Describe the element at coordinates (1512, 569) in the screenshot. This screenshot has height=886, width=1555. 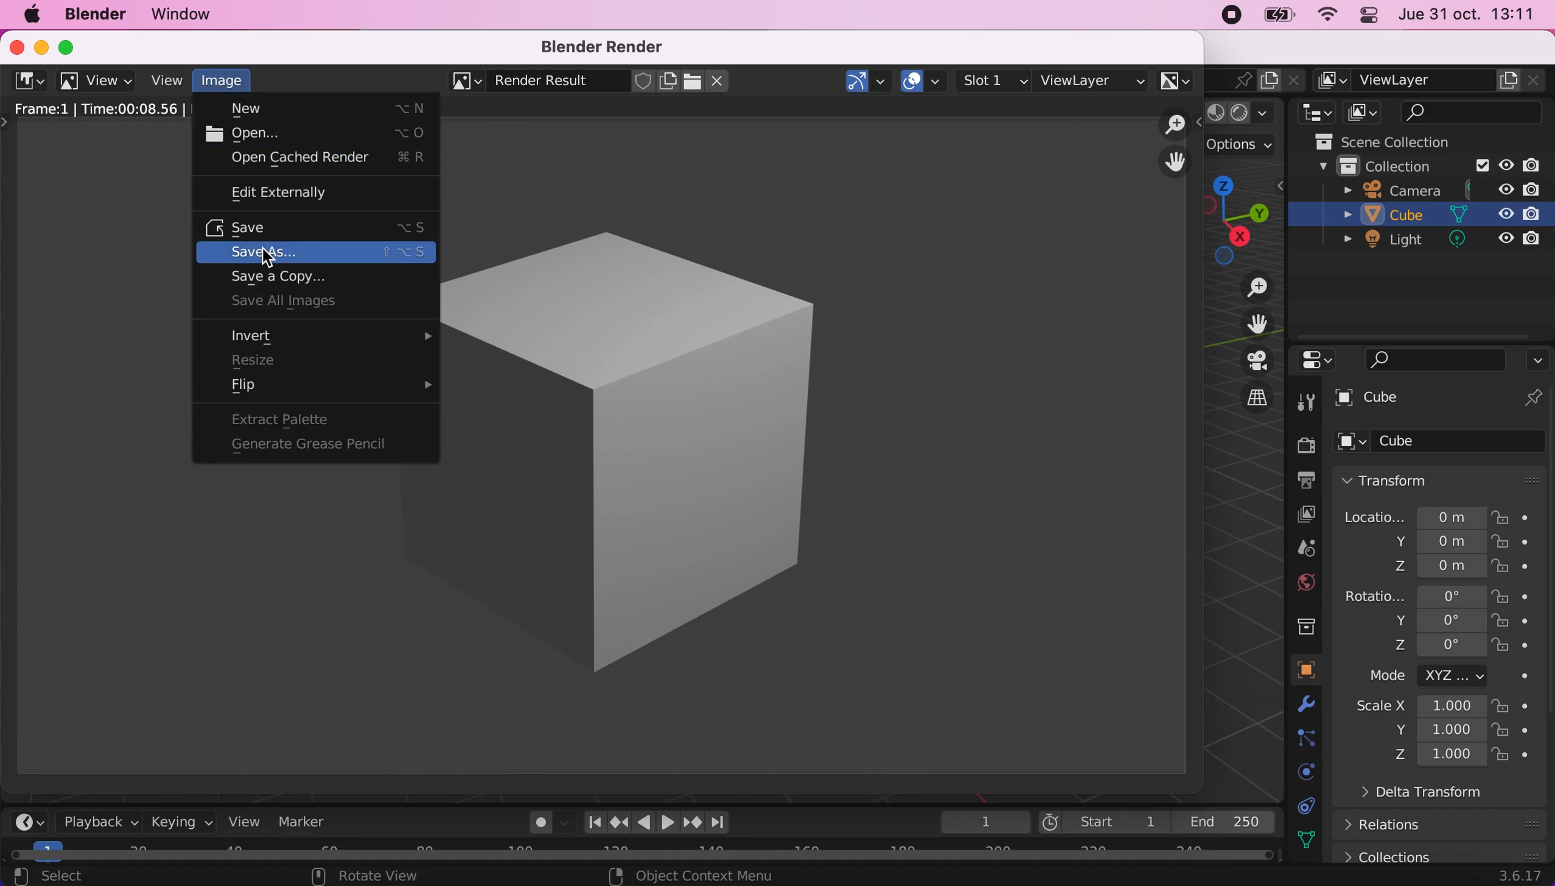
I see `lock` at that location.